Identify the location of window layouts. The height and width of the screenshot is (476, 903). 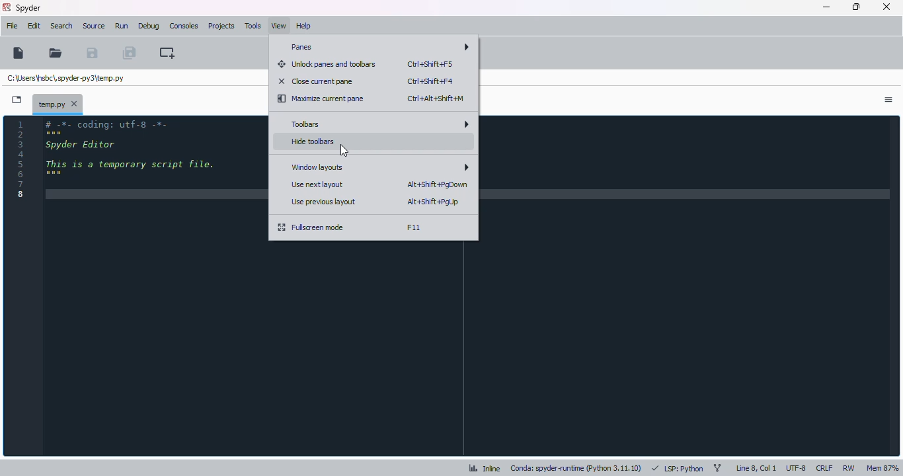
(379, 167).